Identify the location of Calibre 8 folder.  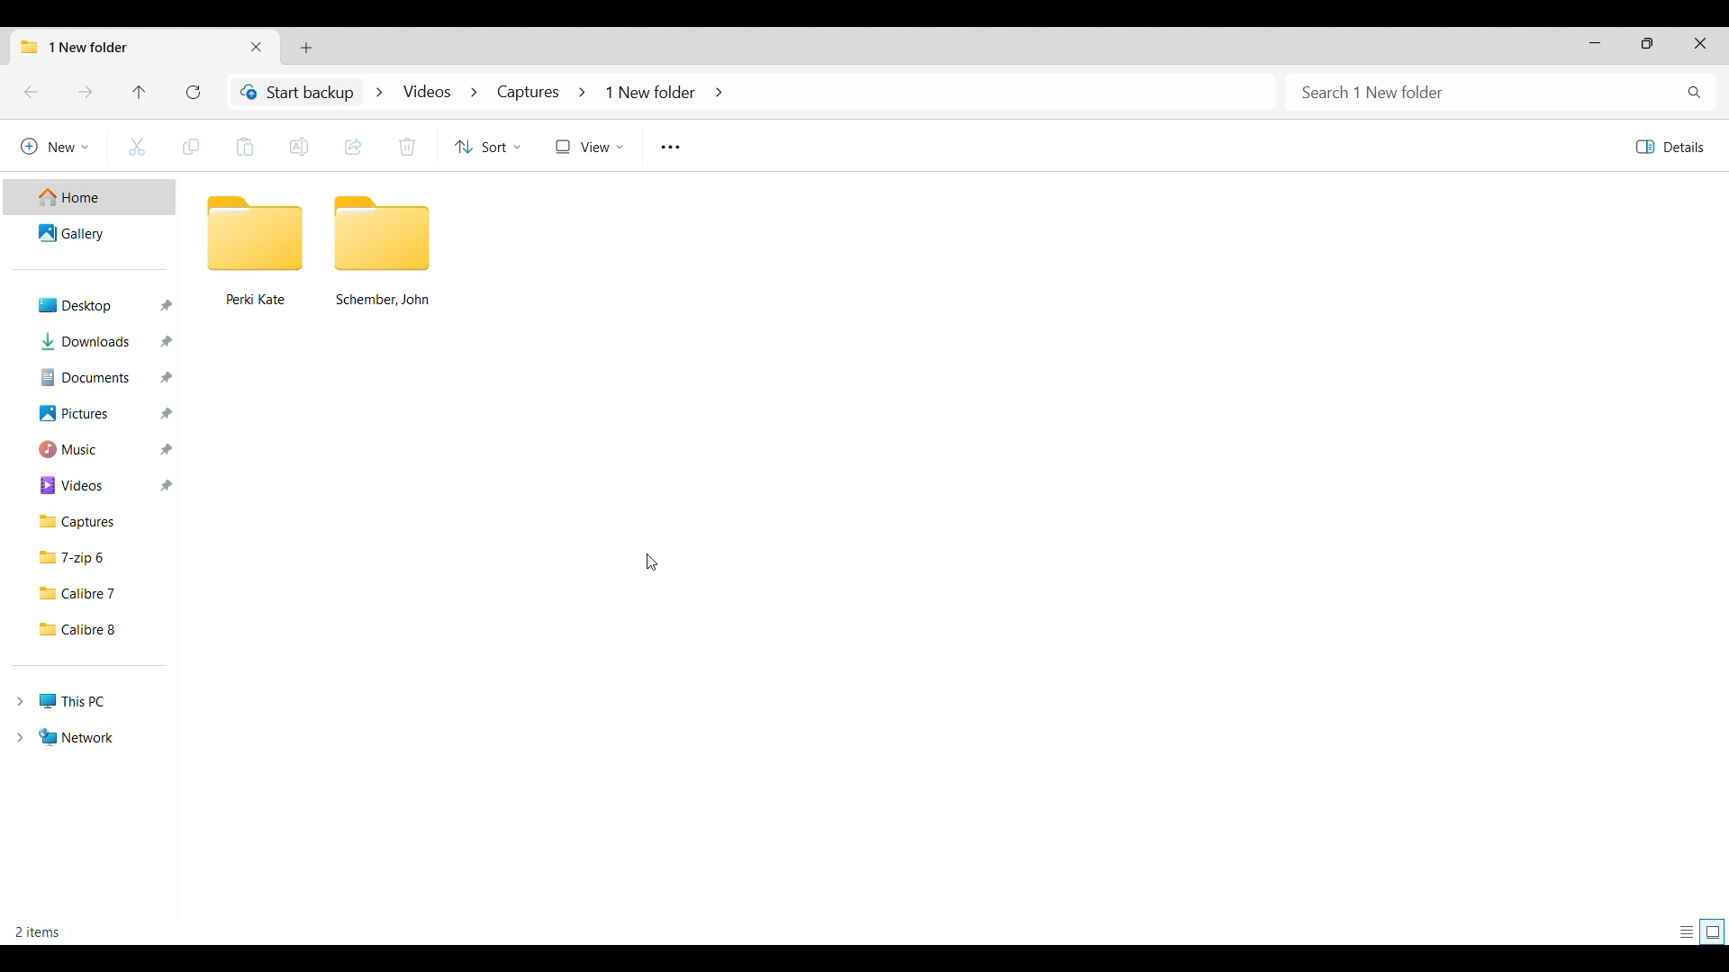
(93, 630).